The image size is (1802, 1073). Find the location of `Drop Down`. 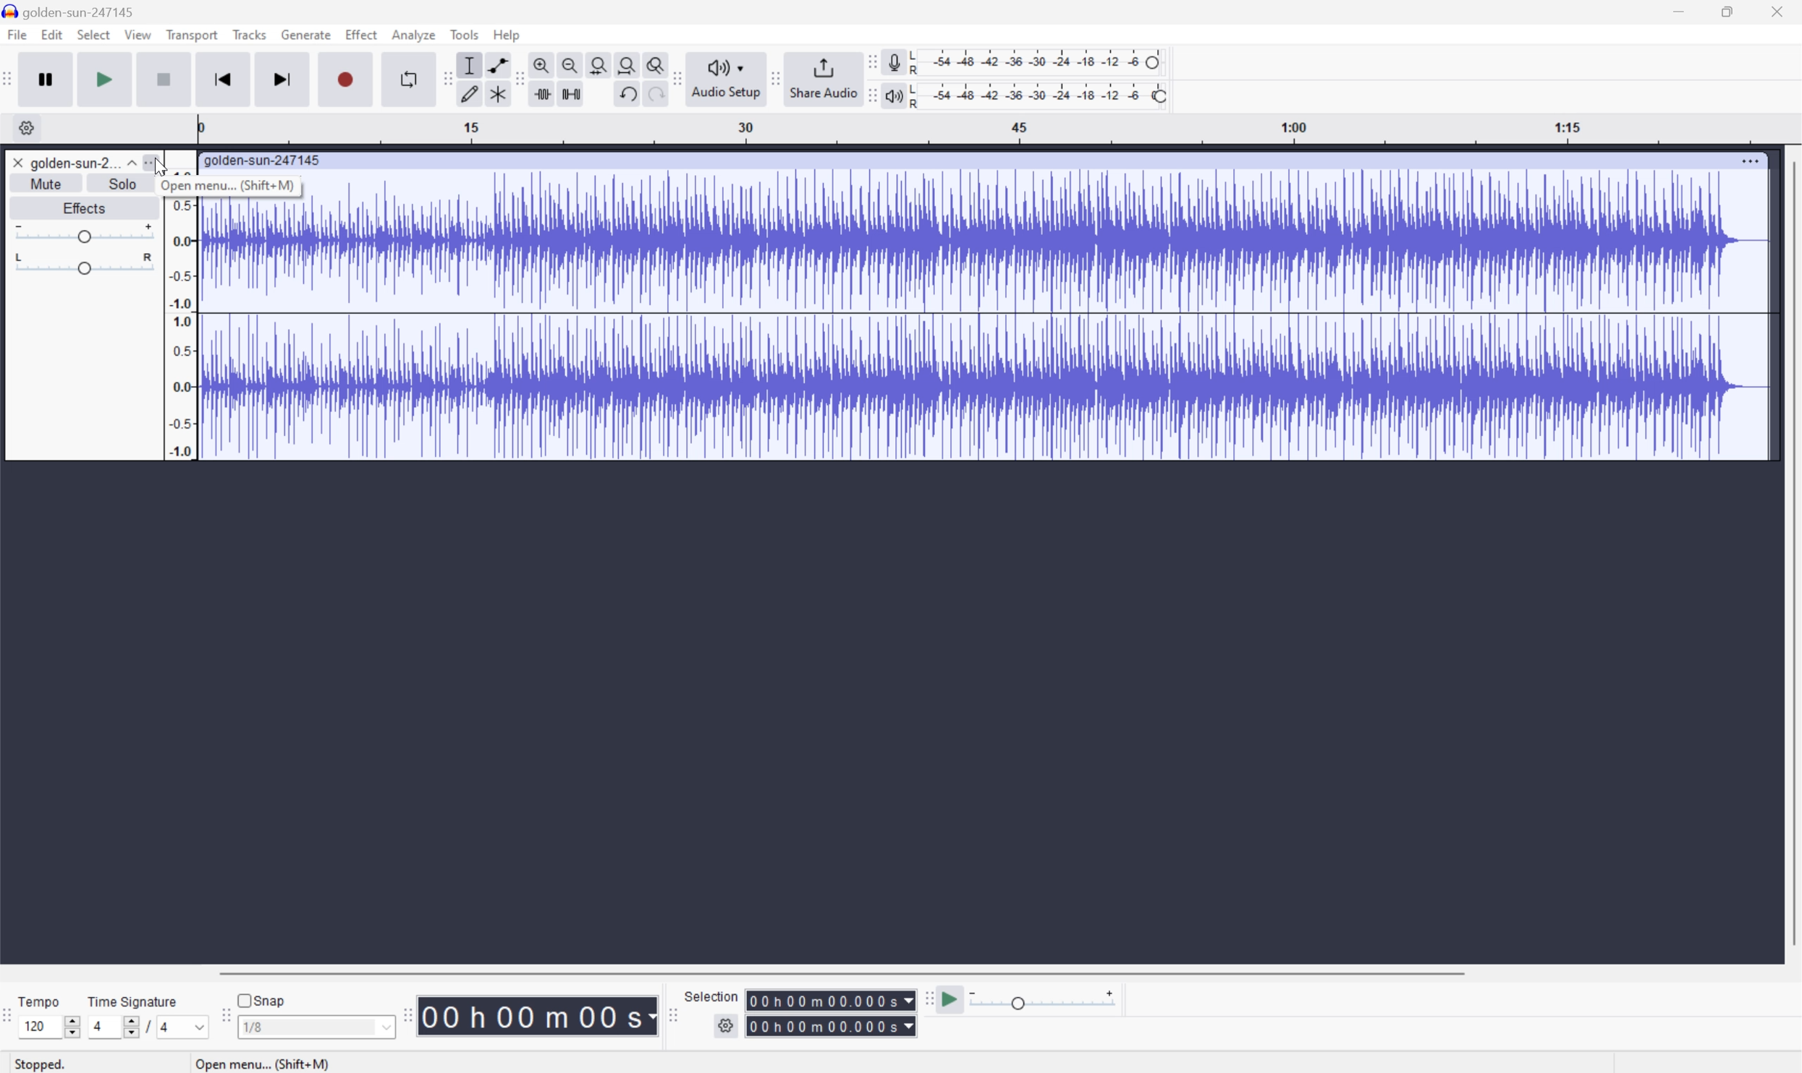

Drop Down is located at coordinates (200, 1025).